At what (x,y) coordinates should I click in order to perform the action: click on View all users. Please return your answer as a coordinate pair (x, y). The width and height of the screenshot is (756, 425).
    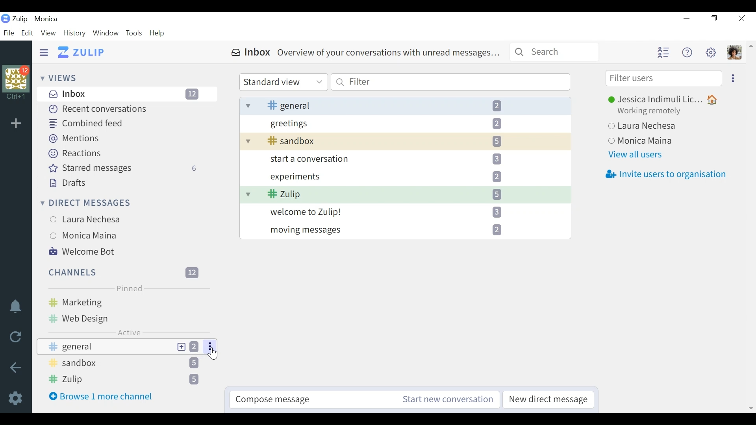
    Looking at the image, I should click on (637, 155).